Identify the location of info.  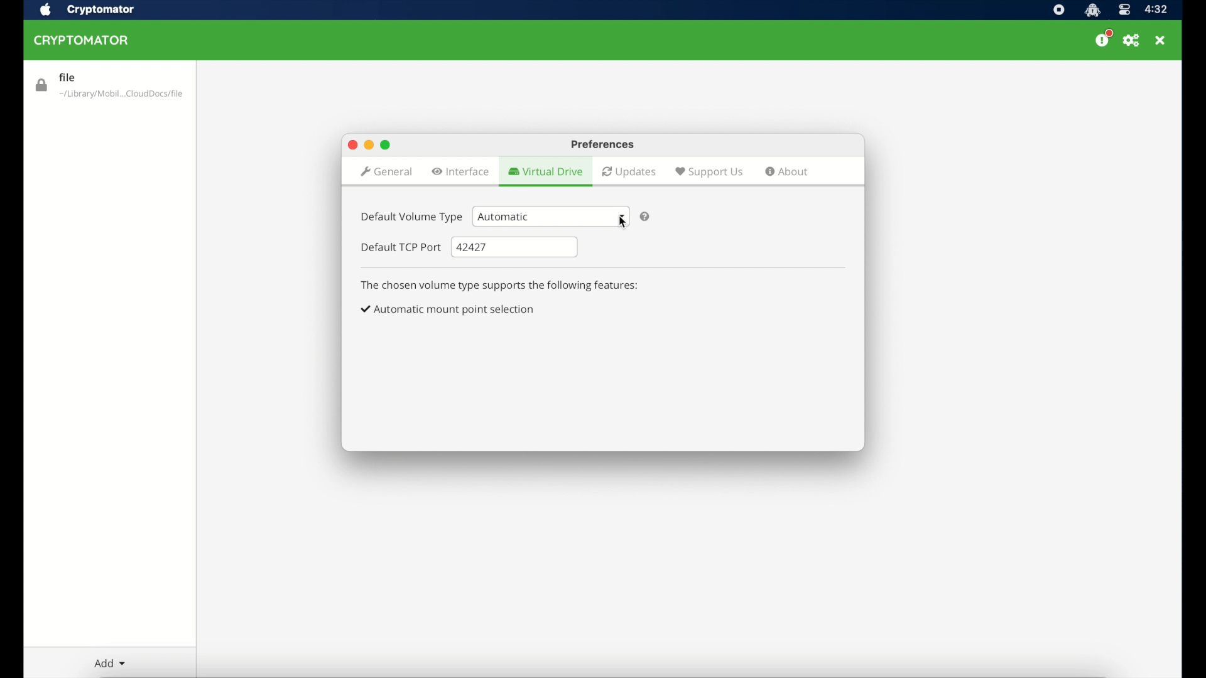
(501, 286).